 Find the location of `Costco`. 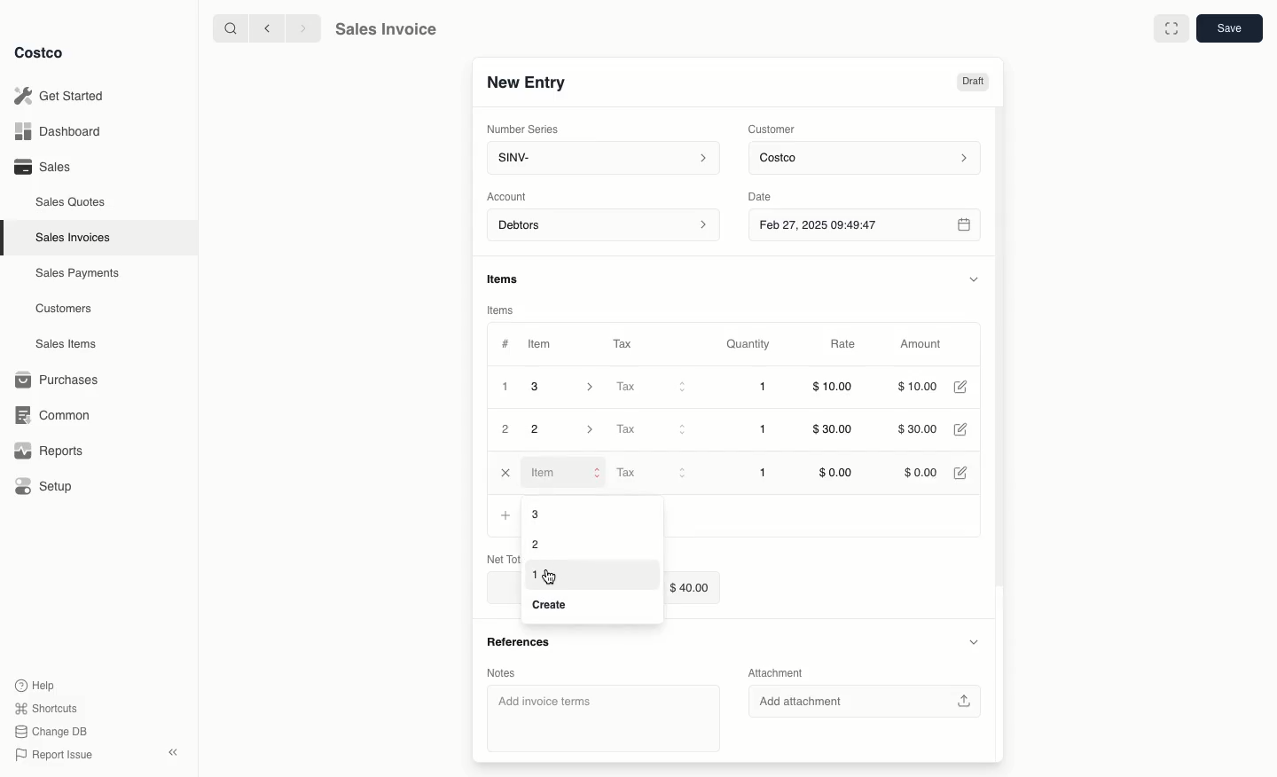

Costco is located at coordinates (867, 159).